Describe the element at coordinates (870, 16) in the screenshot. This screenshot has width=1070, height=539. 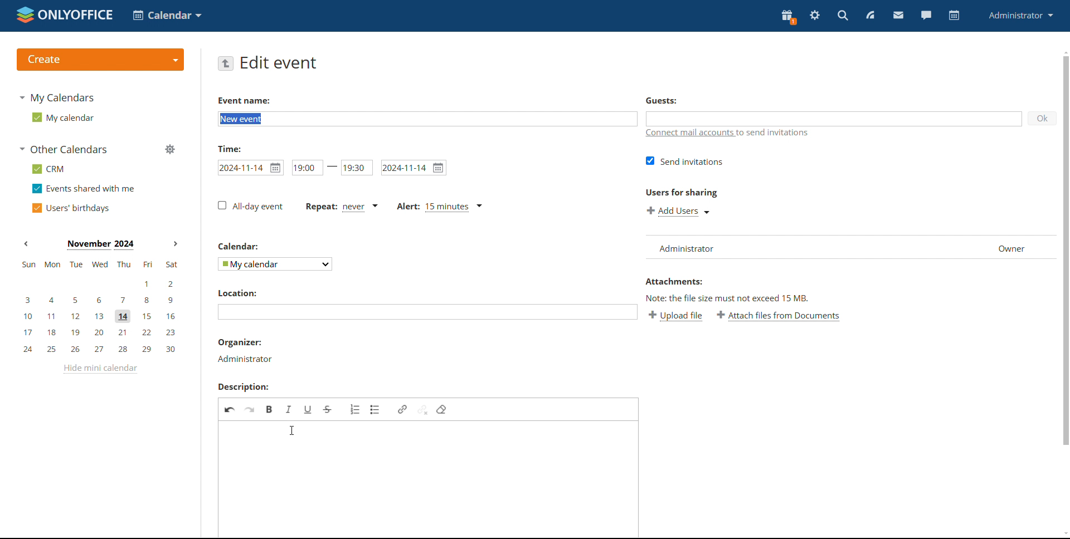
I see `feed` at that location.